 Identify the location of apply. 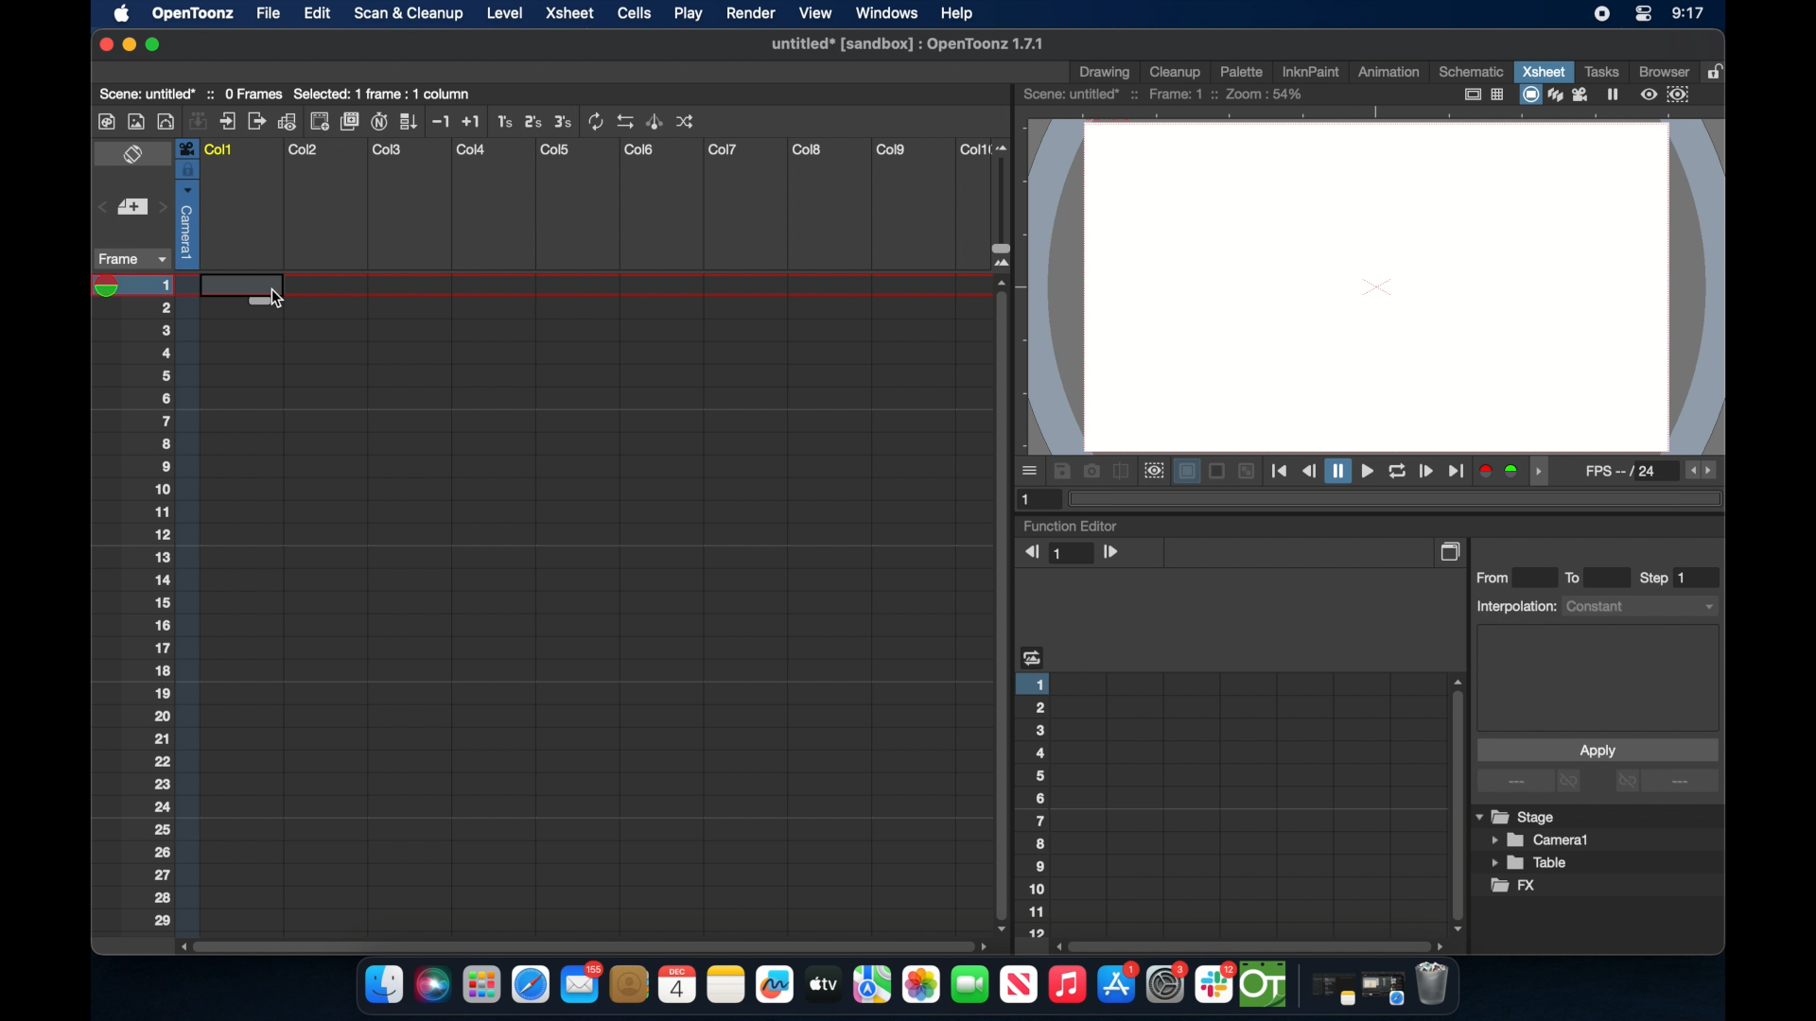
(1597, 750).